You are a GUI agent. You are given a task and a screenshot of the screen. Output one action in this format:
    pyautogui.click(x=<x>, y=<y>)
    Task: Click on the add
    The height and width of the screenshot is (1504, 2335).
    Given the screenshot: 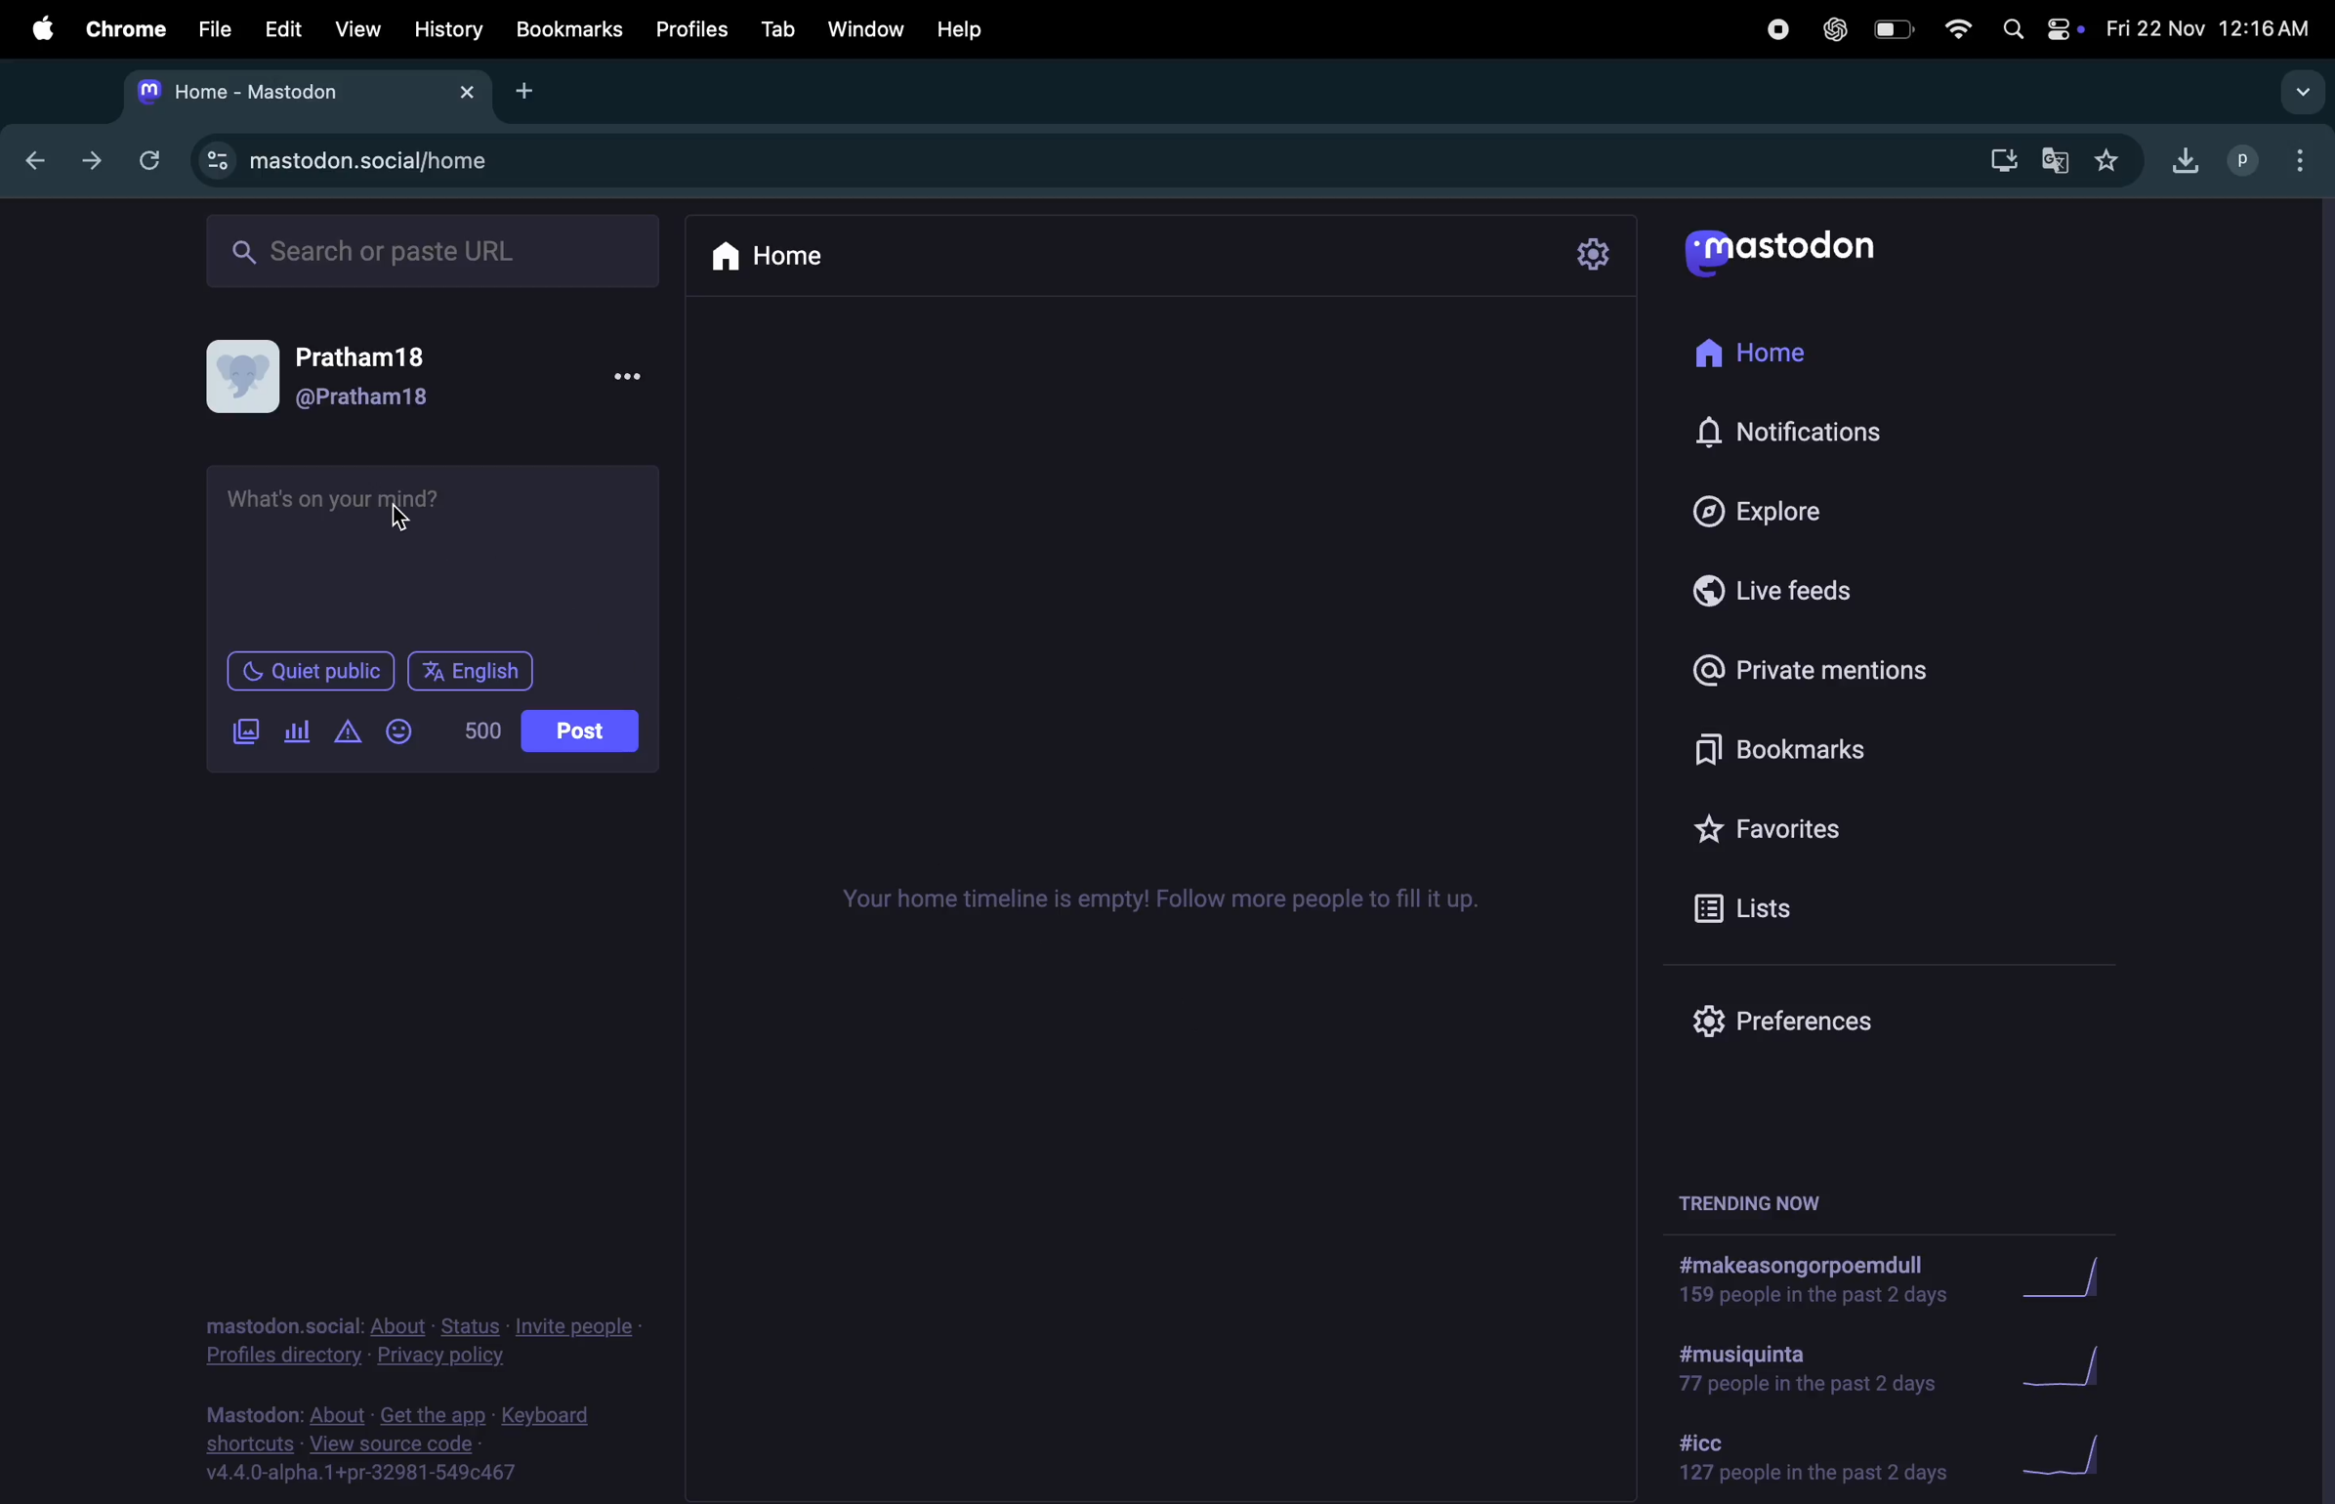 What is the action you would take?
    pyautogui.click(x=524, y=93)
    